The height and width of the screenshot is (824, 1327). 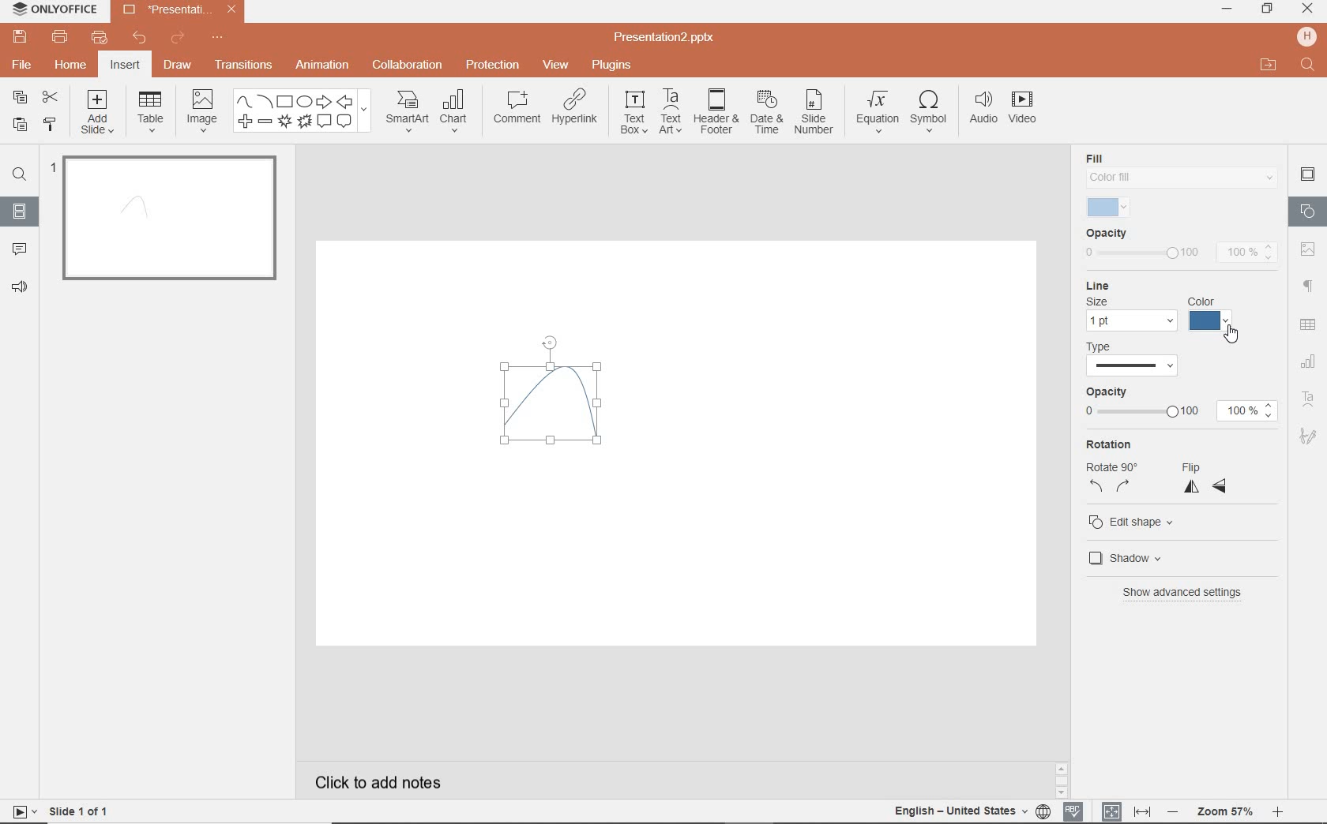 I want to click on CUSTOMIZE QUICK ACCESS TOOLBAR, so click(x=217, y=40).